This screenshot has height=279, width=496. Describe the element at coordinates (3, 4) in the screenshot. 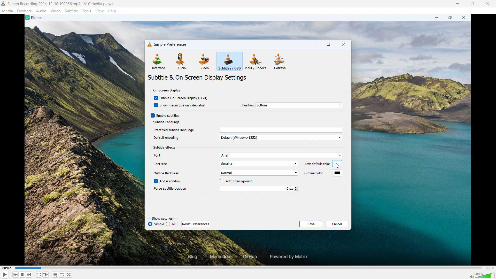

I see `Logo ` at that location.